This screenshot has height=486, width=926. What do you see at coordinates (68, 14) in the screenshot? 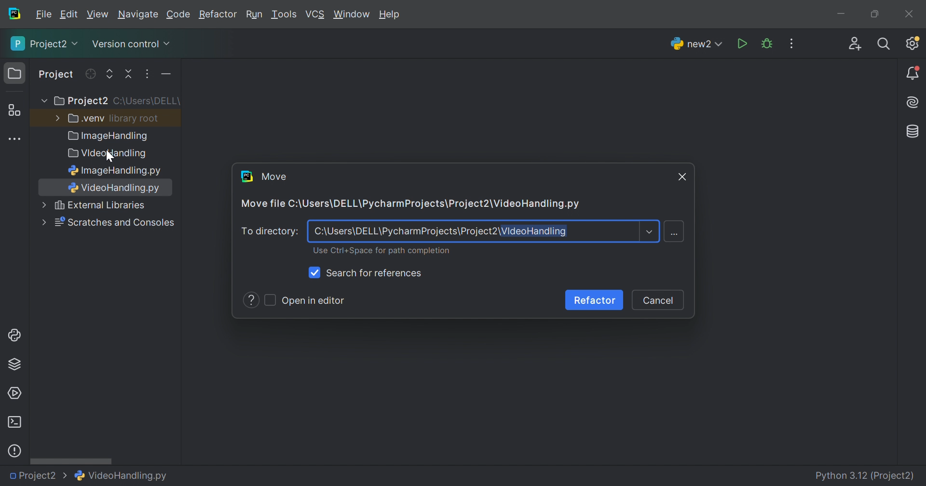
I see `Edit` at bounding box center [68, 14].